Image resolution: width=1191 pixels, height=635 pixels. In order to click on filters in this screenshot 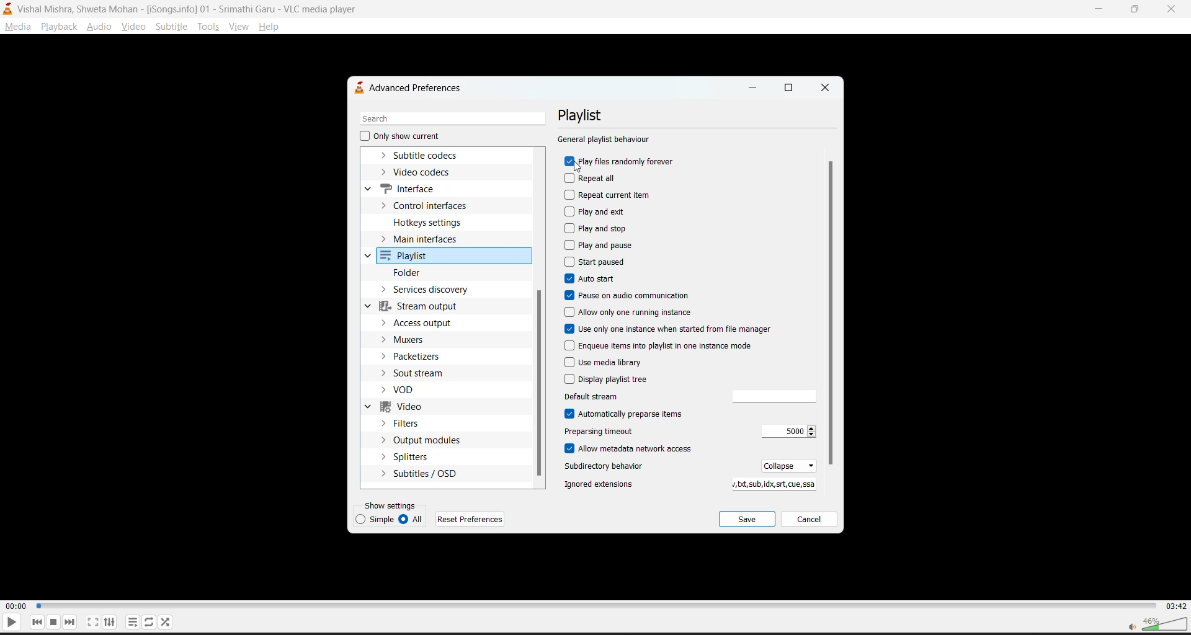, I will do `click(405, 423)`.